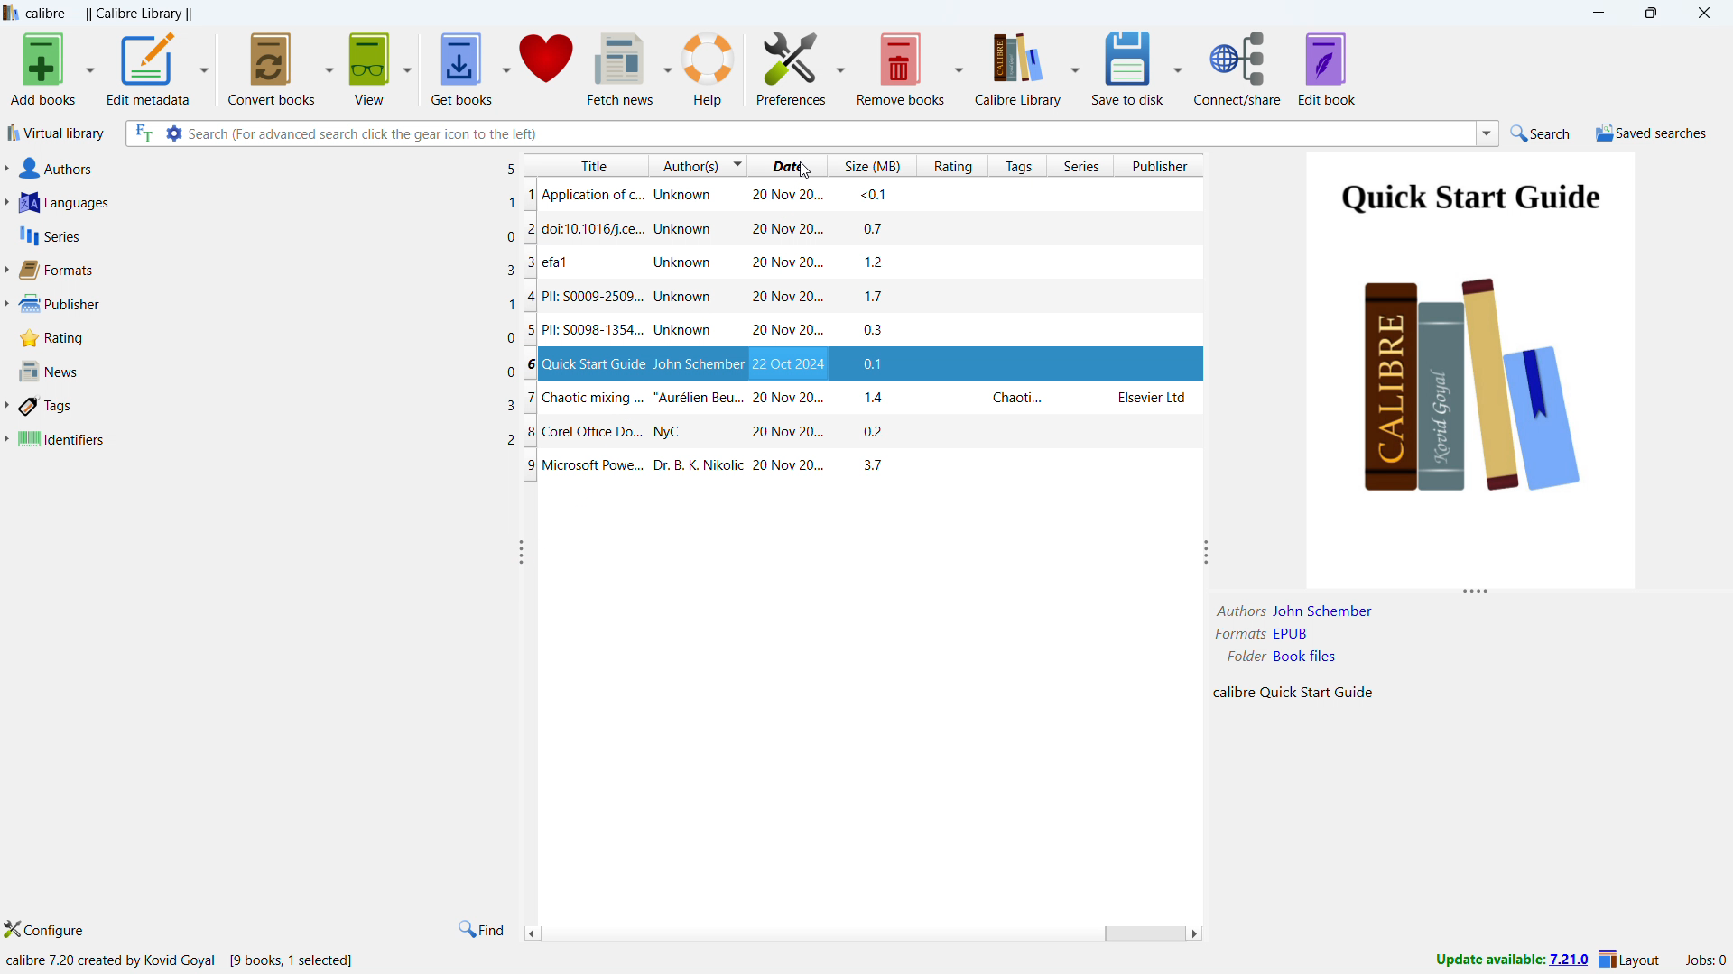 The height and width of the screenshot is (974, 1733). What do you see at coordinates (667, 67) in the screenshot?
I see ` fetch news options` at bounding box center [667, 67].